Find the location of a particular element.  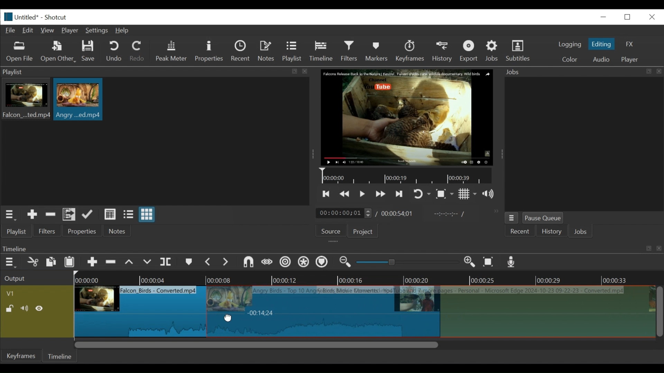

Timeline Panel is located at coordinates (331, 248).